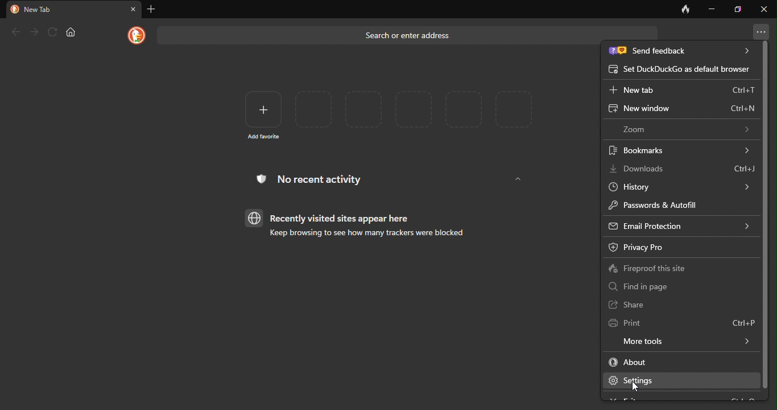 The height and width of the screenshot is (410, 777). What do you see at coordinates (680, 149) in the screenshot?
I see `bookmarks` at bounding box center [680, 149].